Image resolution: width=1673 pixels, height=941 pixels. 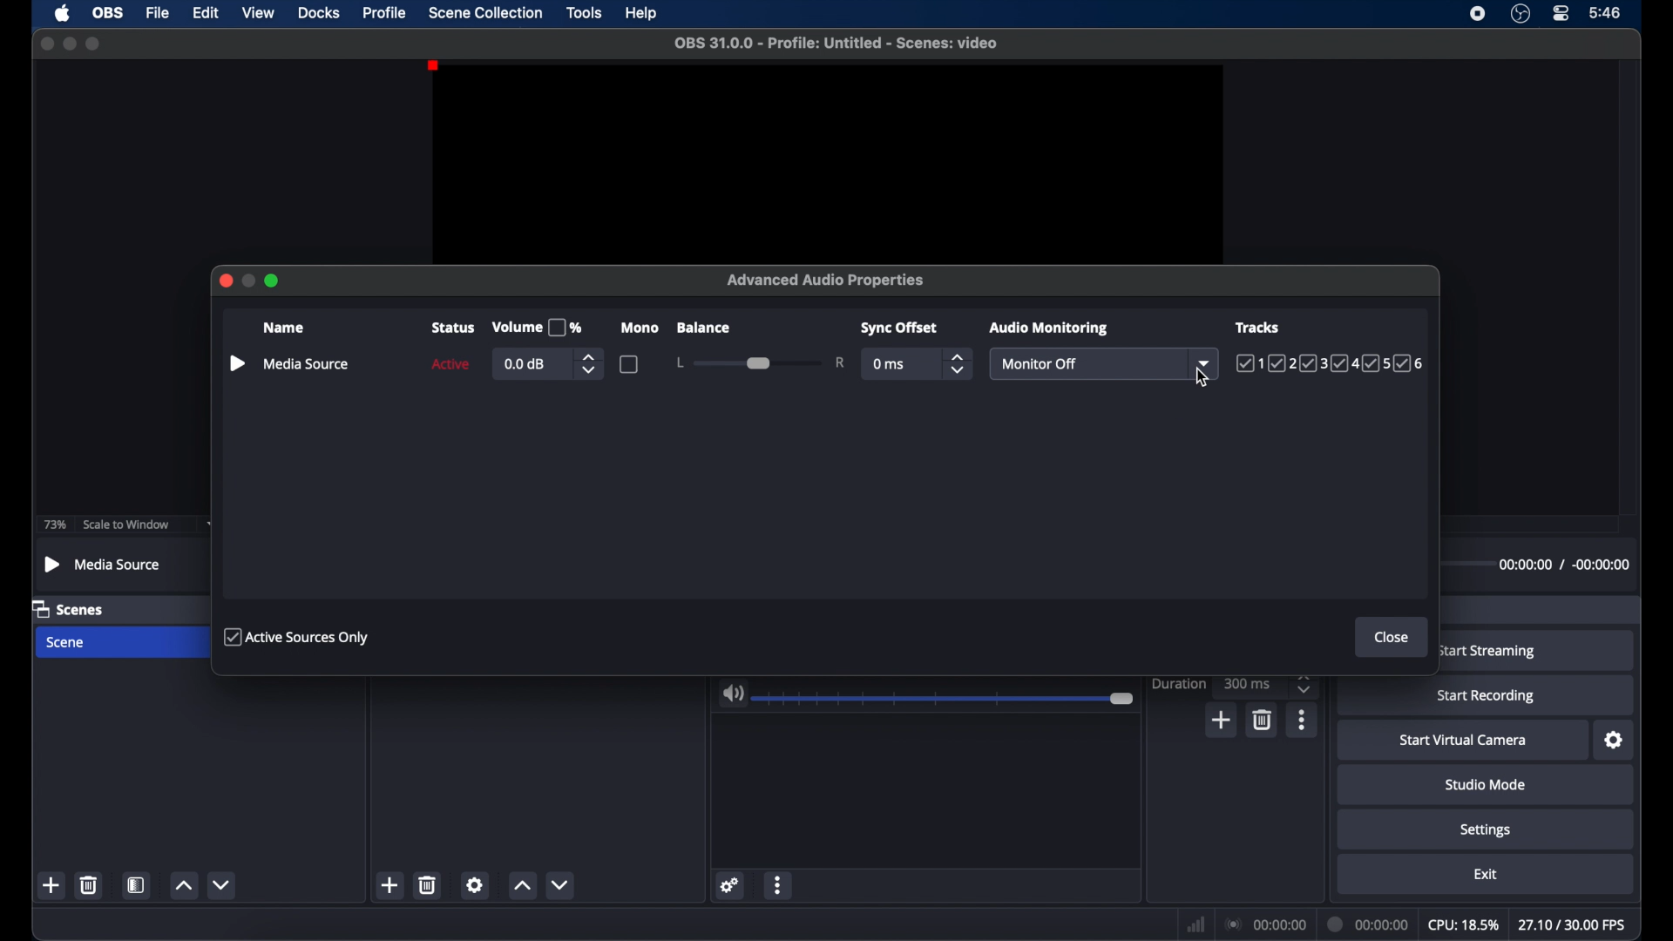 I want to click on 73%, so click(x=54, y=525).